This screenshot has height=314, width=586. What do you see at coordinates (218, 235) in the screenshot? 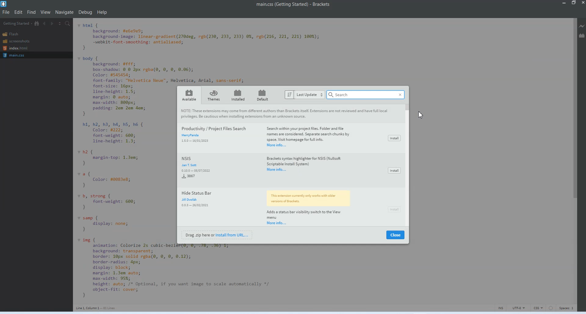
I see `Install from URL` at bounding box center [218, 235].